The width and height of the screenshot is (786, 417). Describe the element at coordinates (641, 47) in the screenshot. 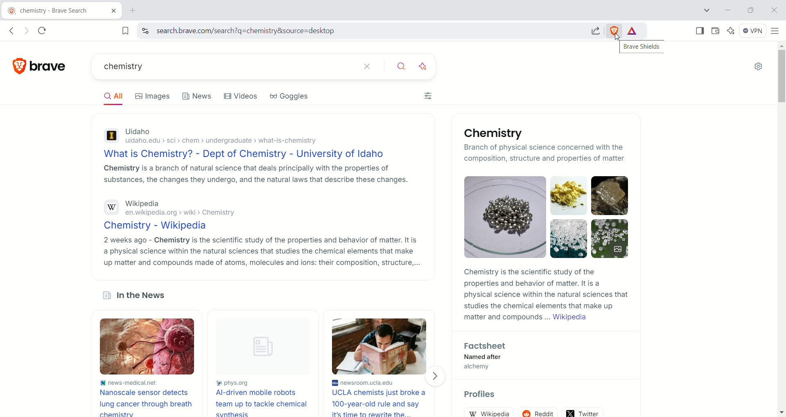

I see `Brave shields` at that location.